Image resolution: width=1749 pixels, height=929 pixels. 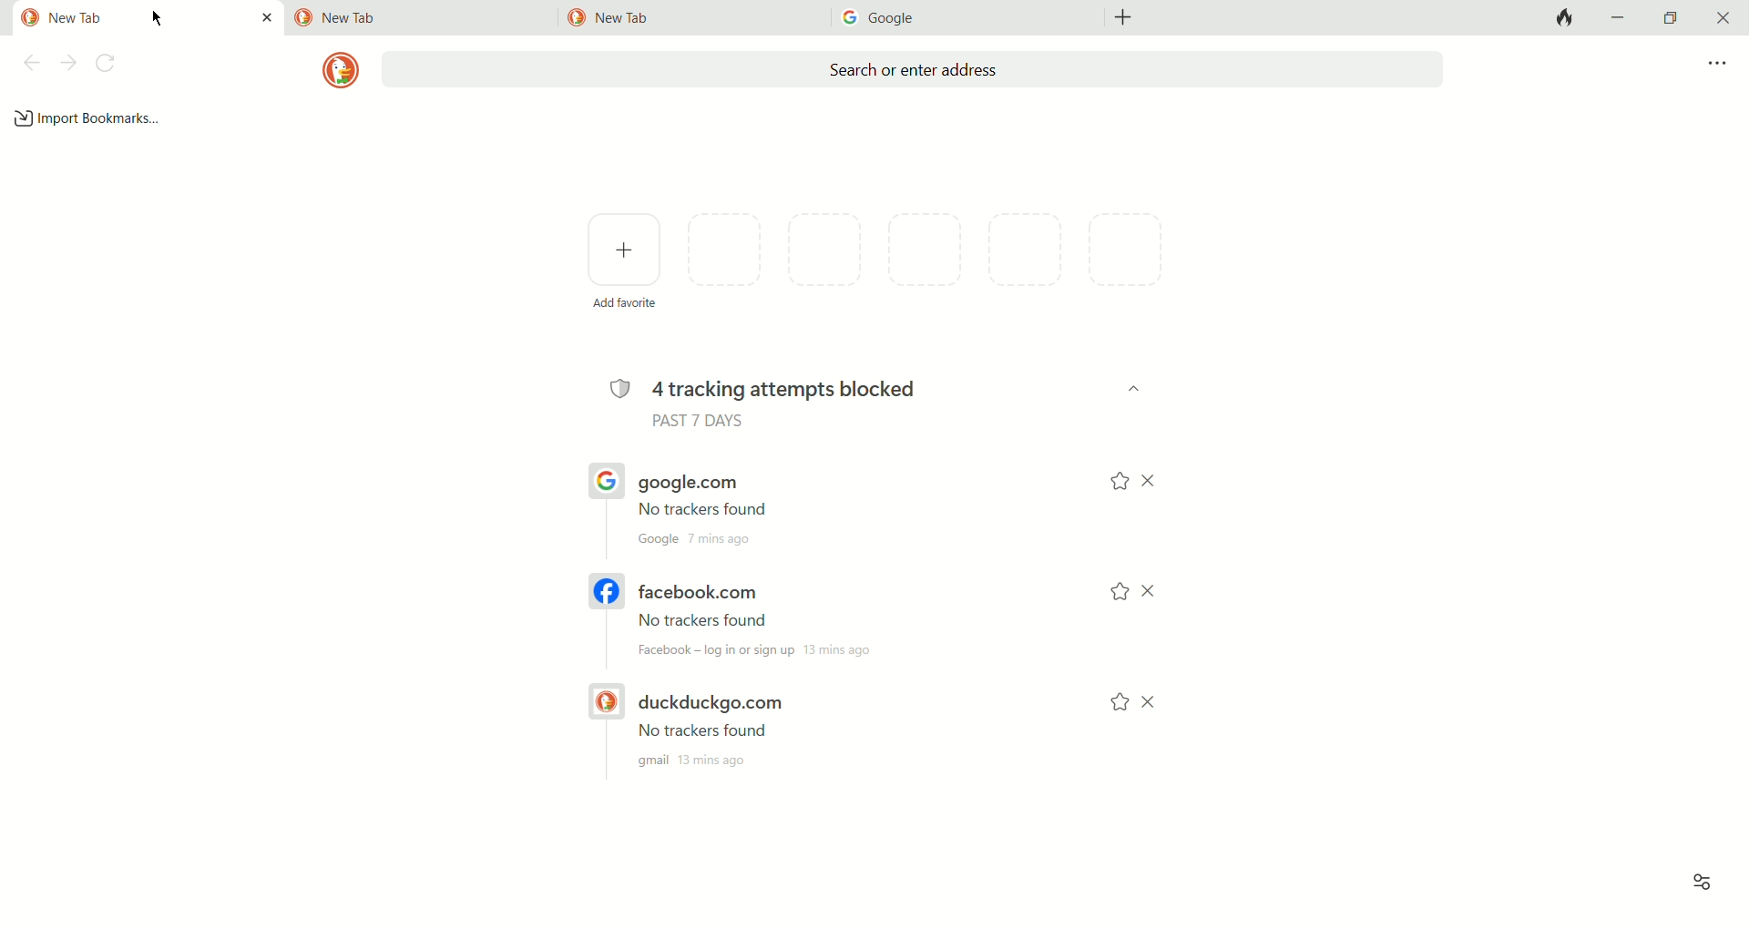 I want to click on tab1, so click(x=420, y=19).